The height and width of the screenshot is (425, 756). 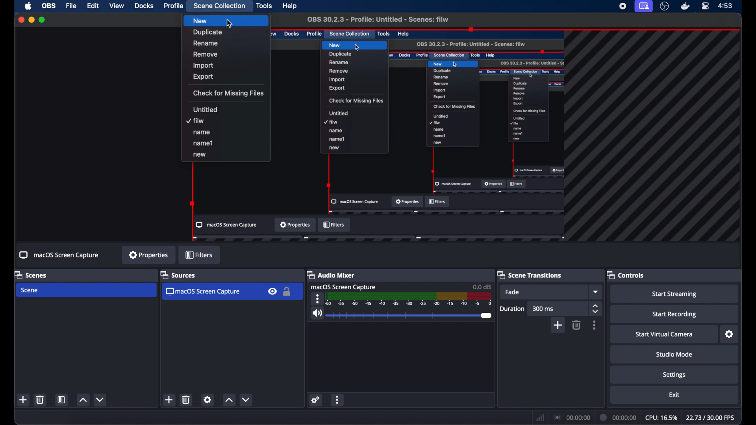 I want to click on network, so click(x=540, y=417).